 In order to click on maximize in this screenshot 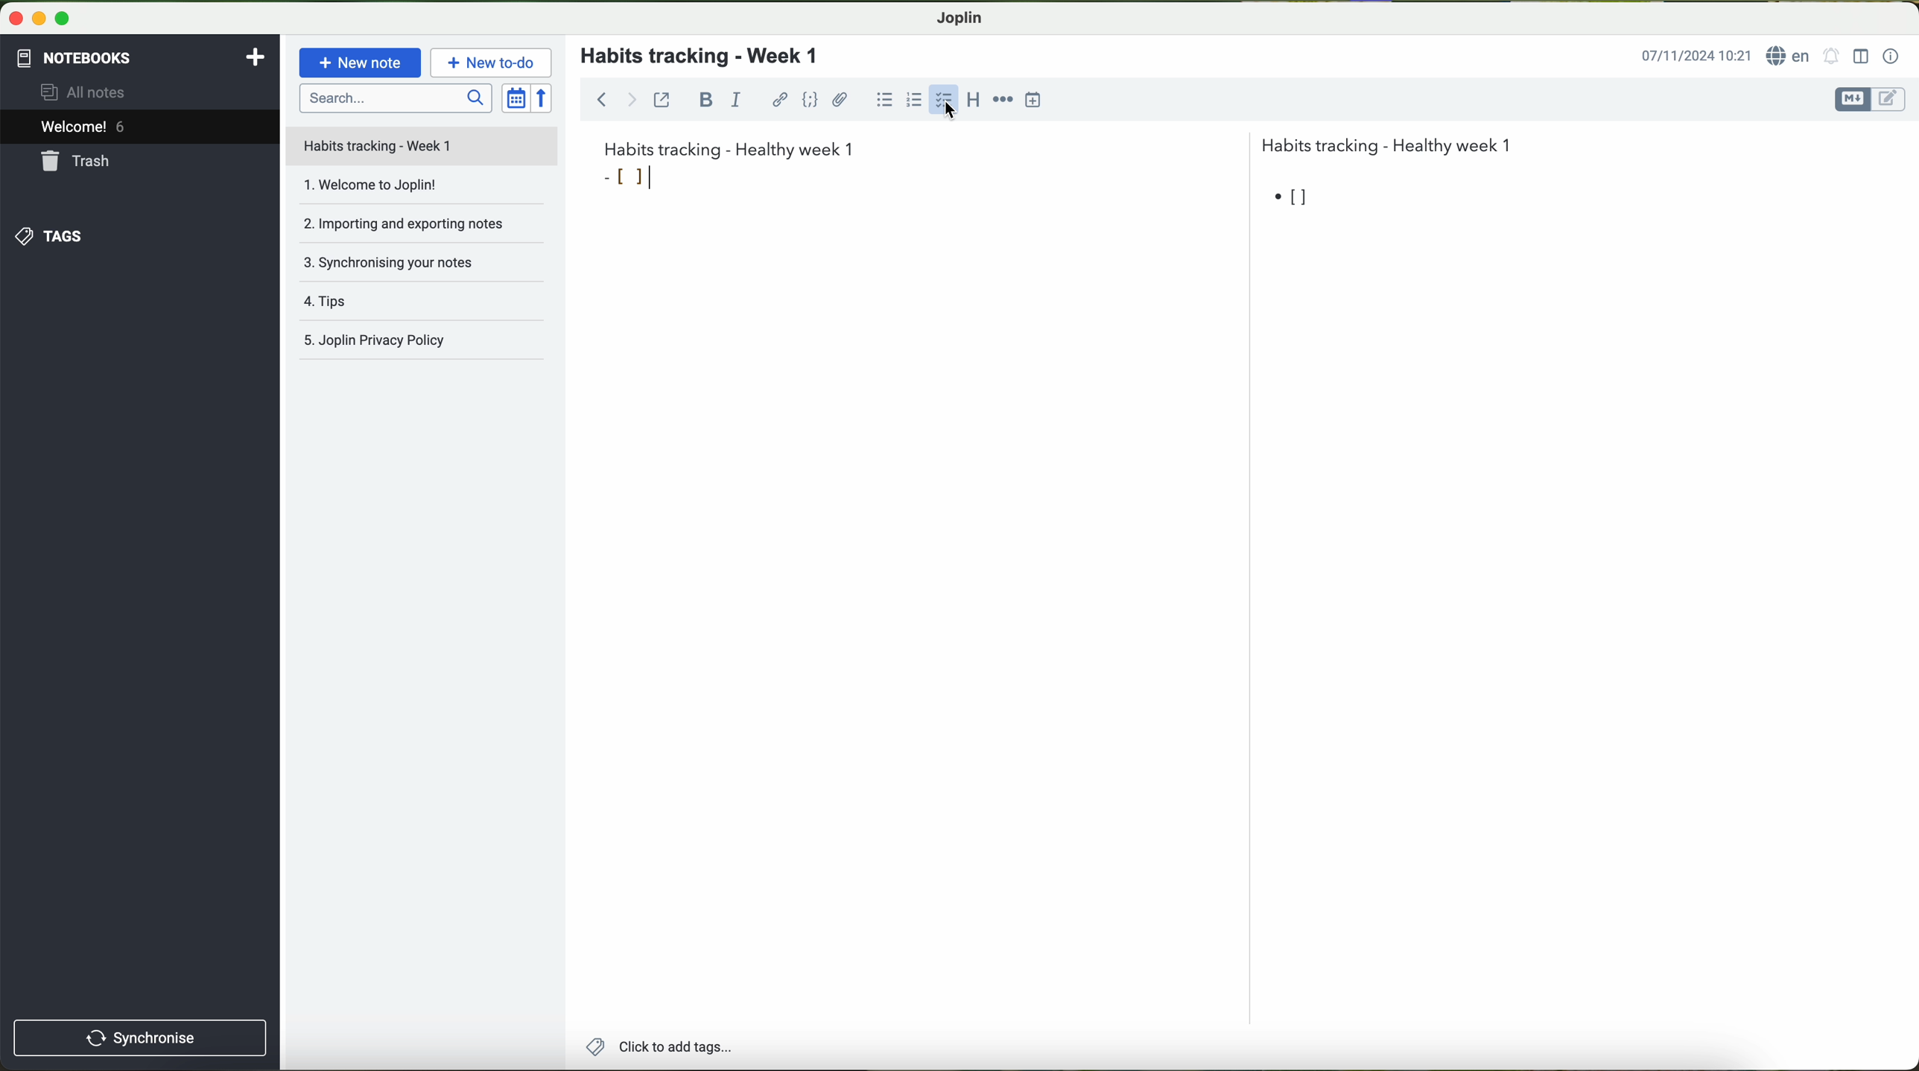, I will do `click(63, 18)`.